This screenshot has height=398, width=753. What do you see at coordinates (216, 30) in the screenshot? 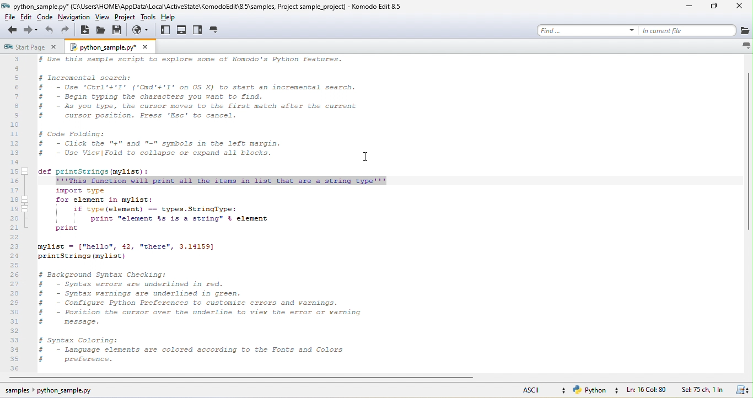
I see `tab` at bounding box center [216, 30].